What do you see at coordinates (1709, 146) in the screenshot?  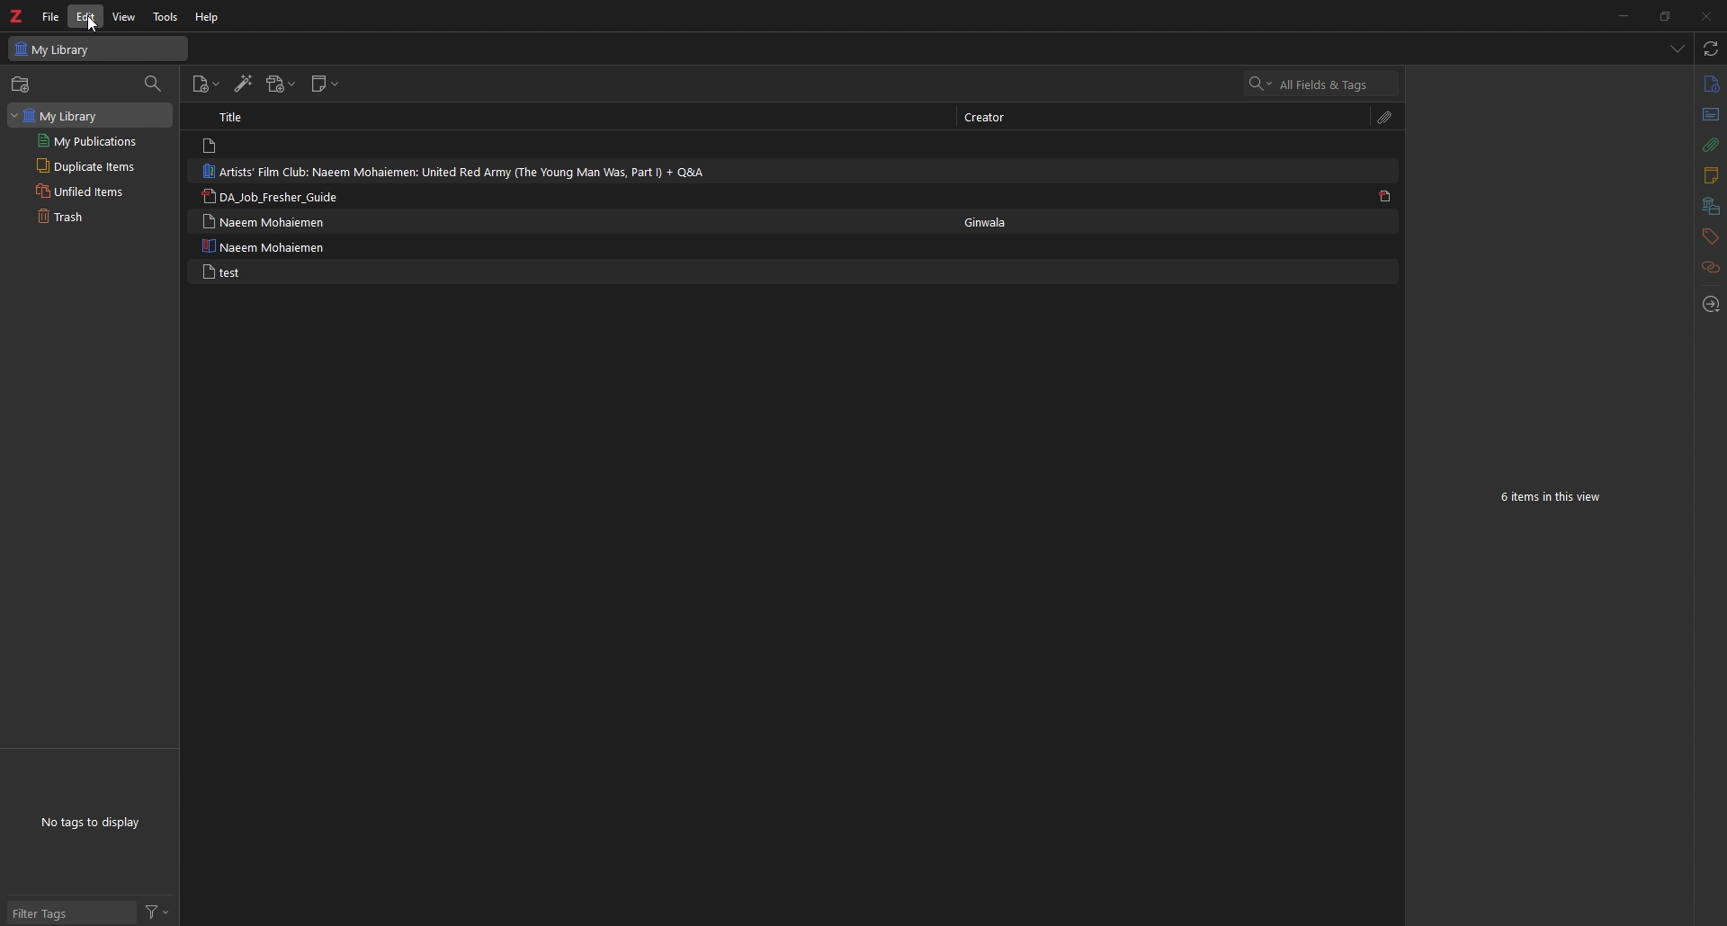 I see `attachment` at bounding box center [1709, 146].